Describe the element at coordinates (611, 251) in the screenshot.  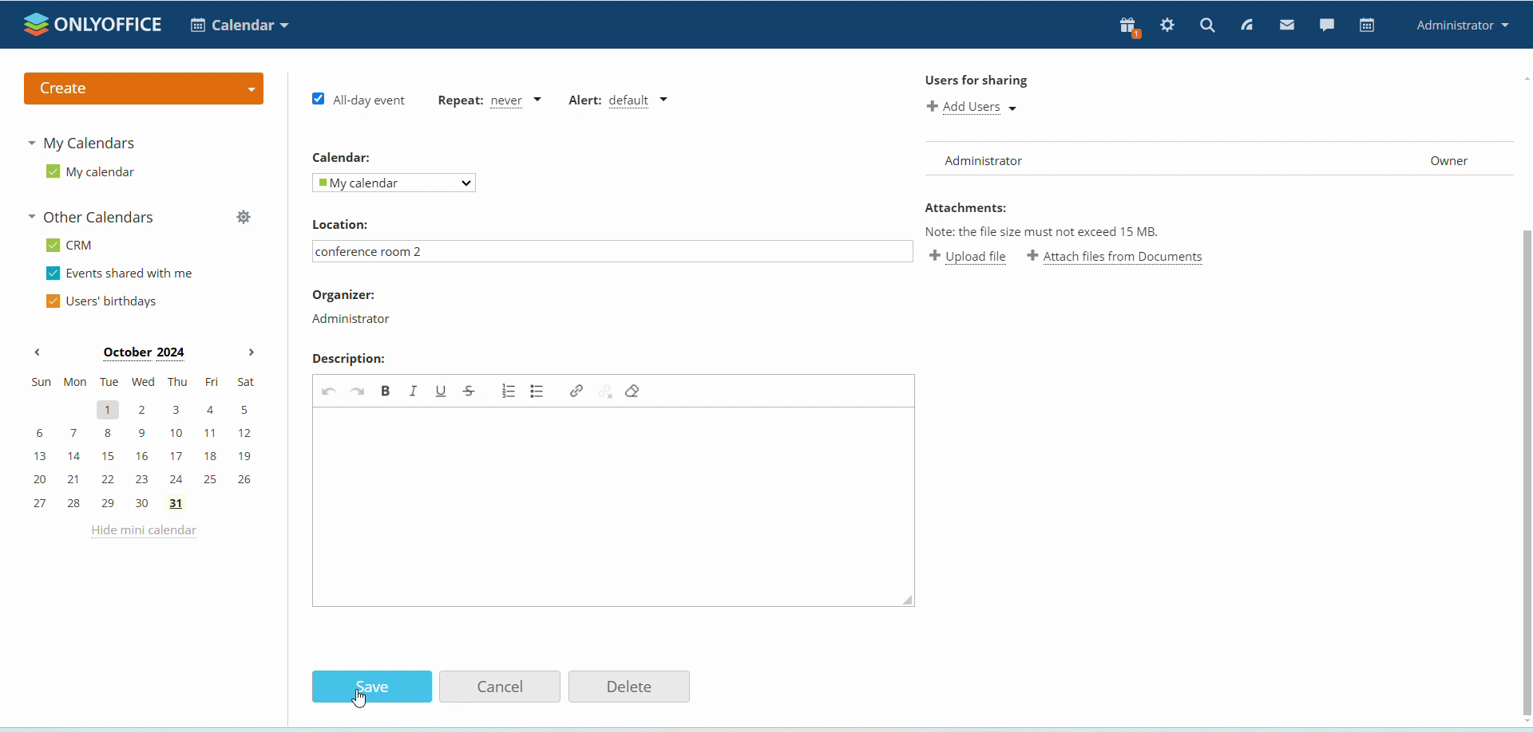
I see `conference room 2` at that location.